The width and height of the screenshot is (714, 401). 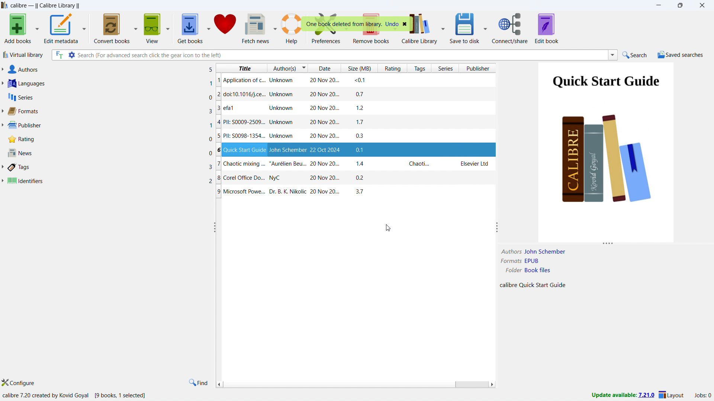 I want to click on layout, so click(x=672, y=395).